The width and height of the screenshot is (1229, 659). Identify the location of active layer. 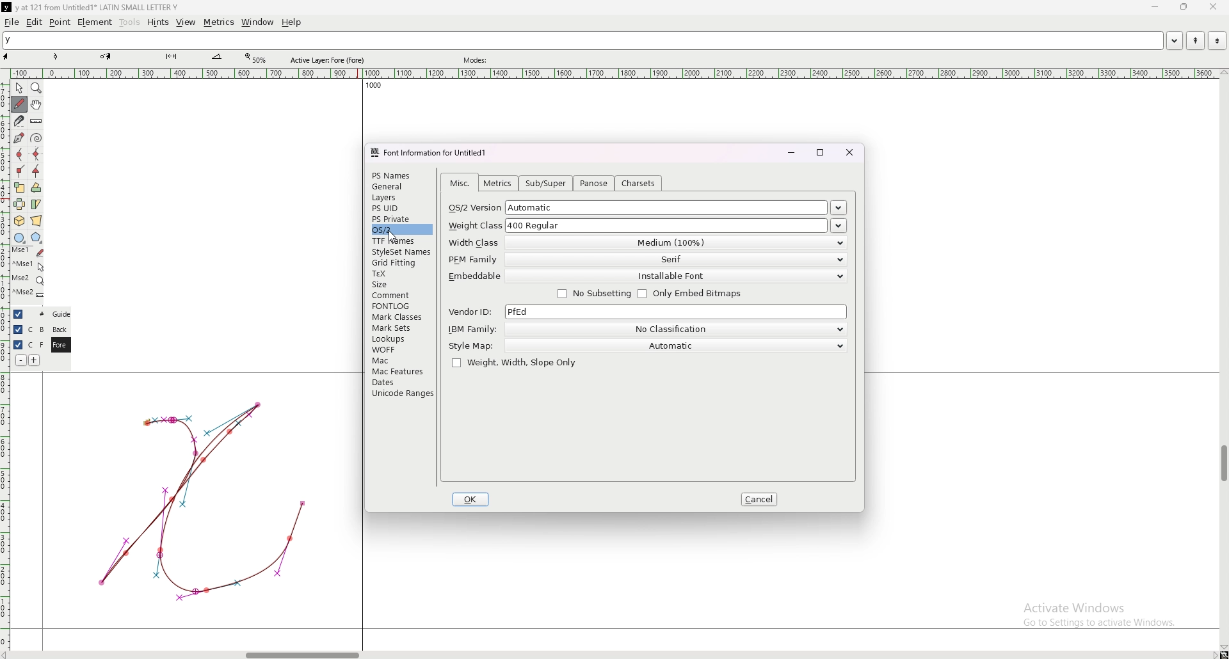
(330, 60).